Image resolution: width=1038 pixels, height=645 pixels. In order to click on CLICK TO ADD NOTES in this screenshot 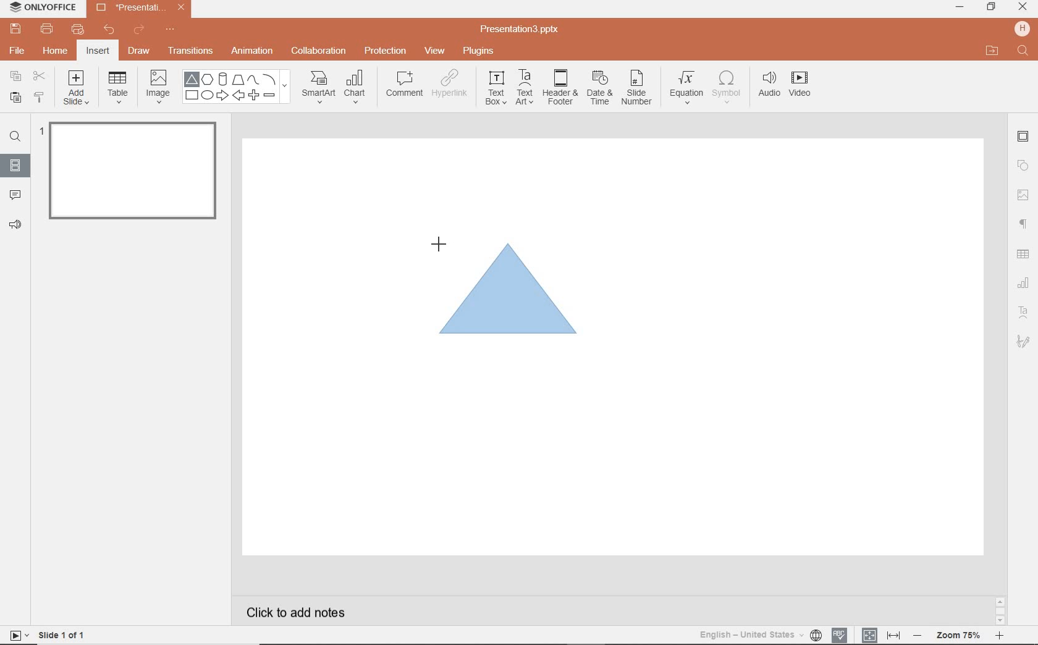, I will do `click(307, 612)`.